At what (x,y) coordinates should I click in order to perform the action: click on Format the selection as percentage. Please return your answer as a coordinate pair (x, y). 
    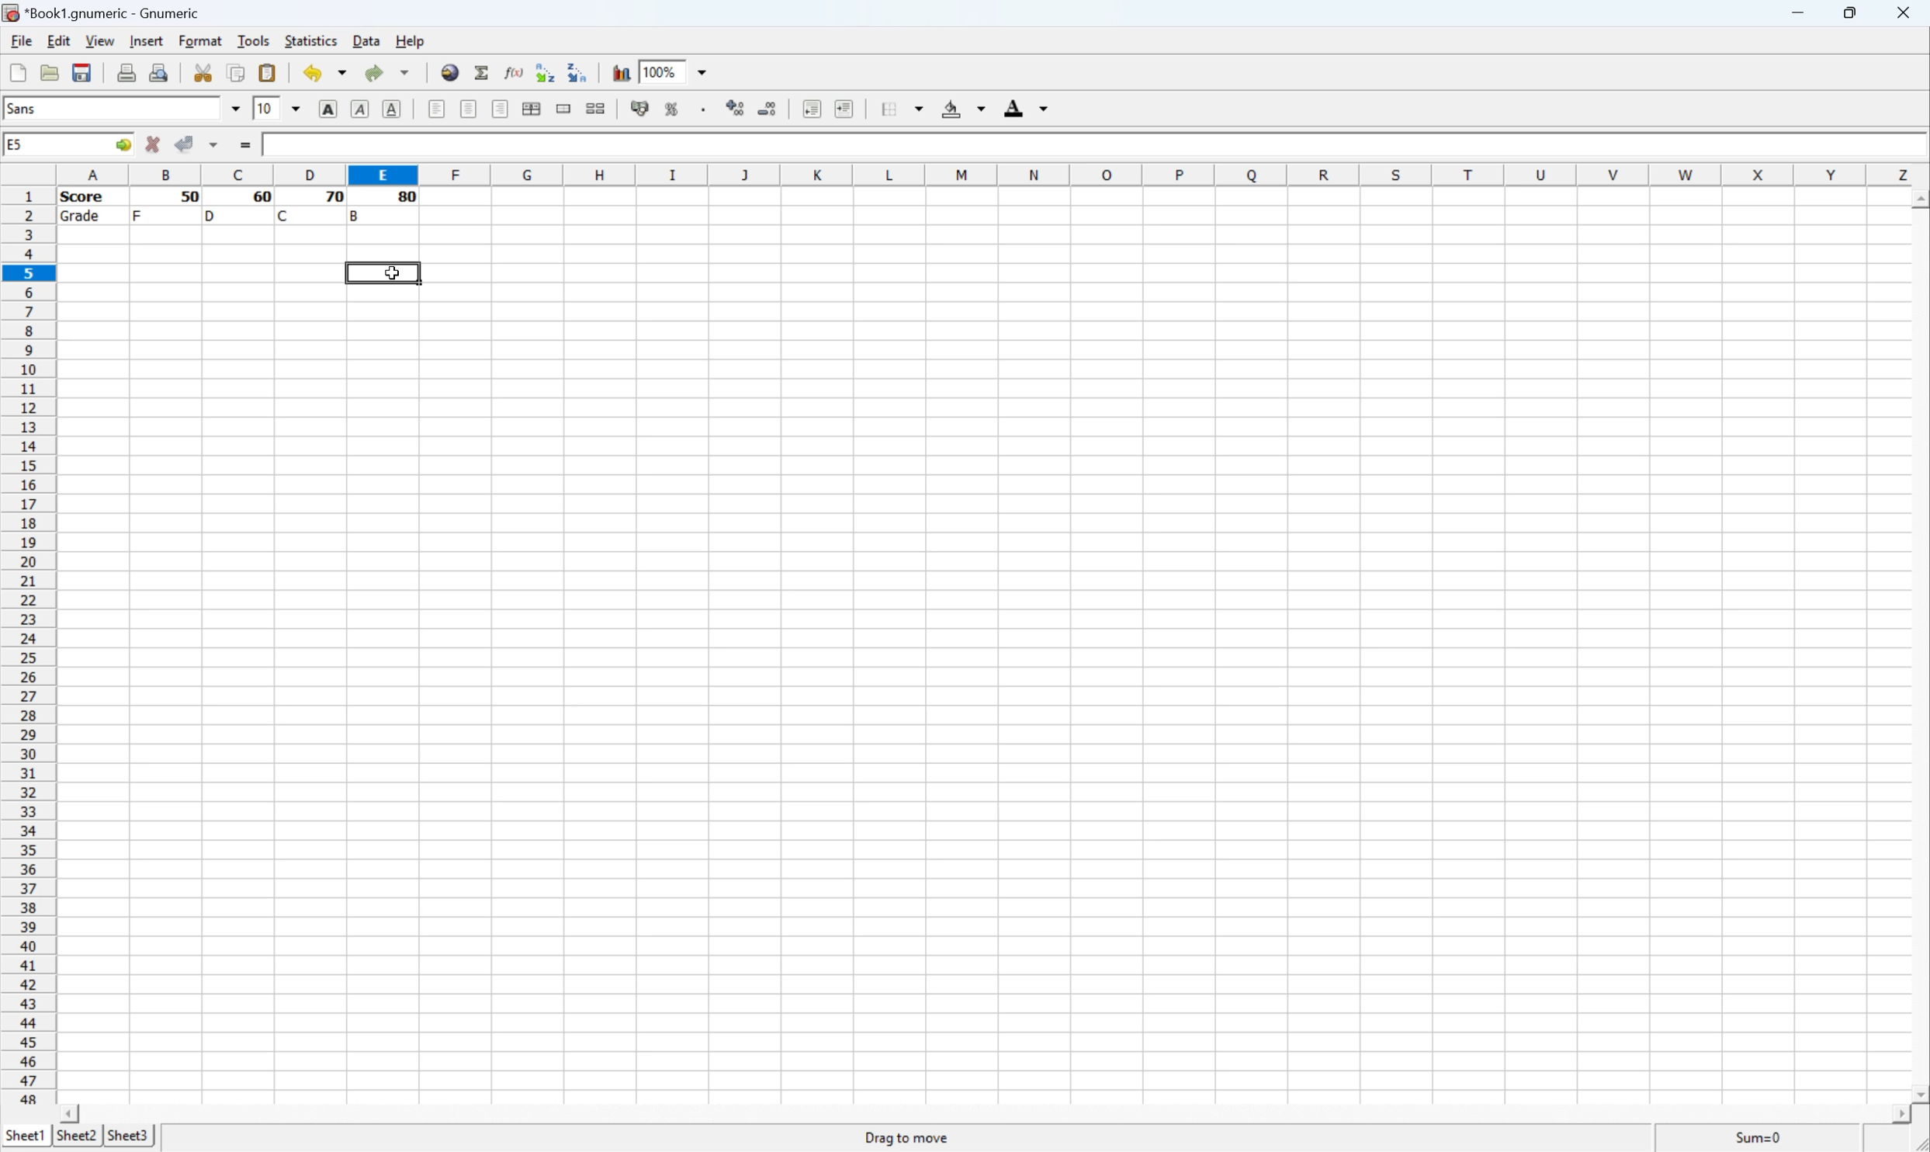
    Looking at the image, I should click on (674, 110).